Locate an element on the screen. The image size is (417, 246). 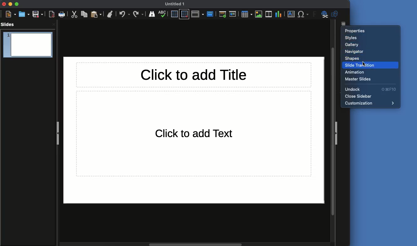
cursor is located at coordinates (367, 61).